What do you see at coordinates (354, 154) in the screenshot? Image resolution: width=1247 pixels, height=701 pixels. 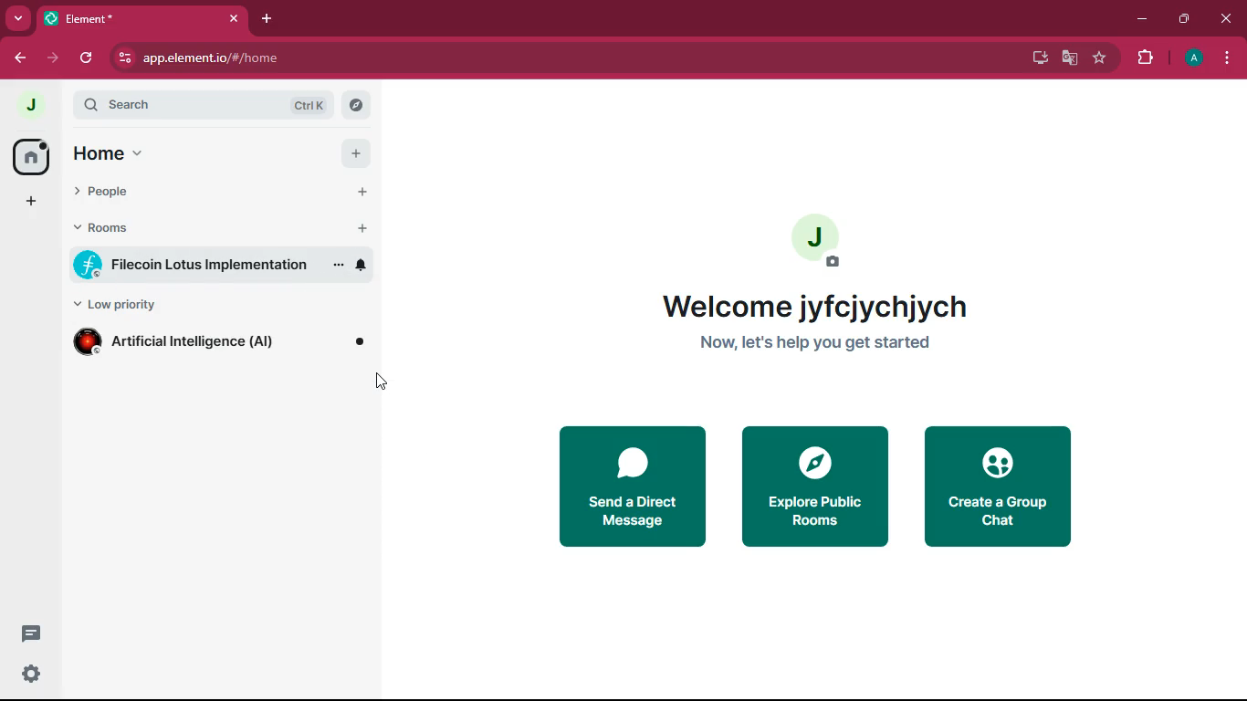 I see `add` at bounding box center [354, 154].